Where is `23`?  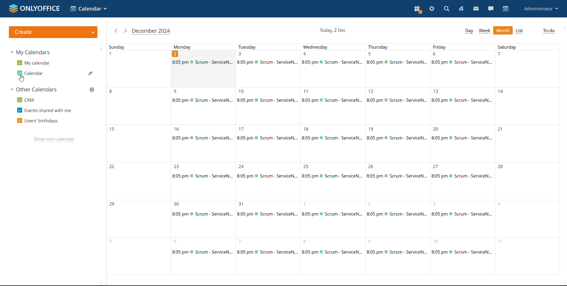 23 is located at coordinates (203, 180).